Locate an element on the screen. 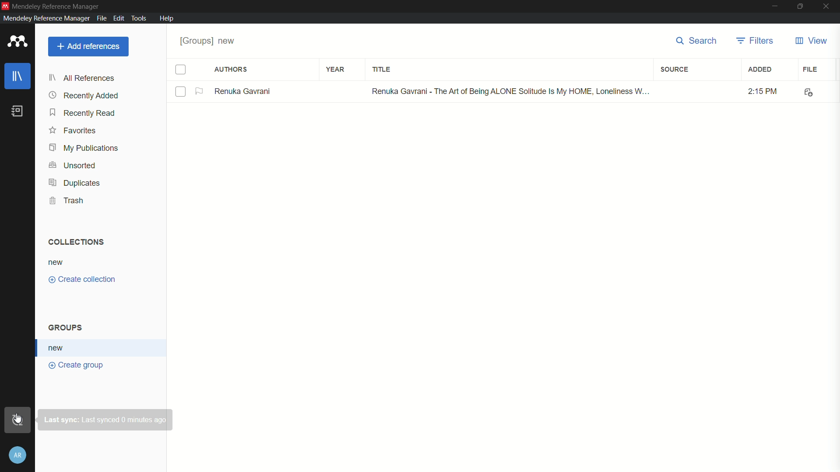 Image resolution: width=840 pixels, height=472 pixels. Checkbox is located at coordinates (179, 91).